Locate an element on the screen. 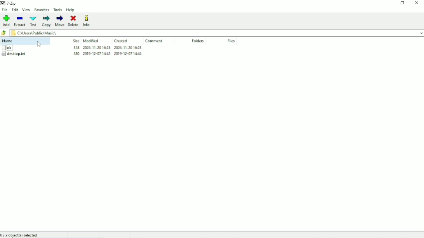 The height and width of the screenshot is (238, 424). Delete is located at coordinates (74, 21).